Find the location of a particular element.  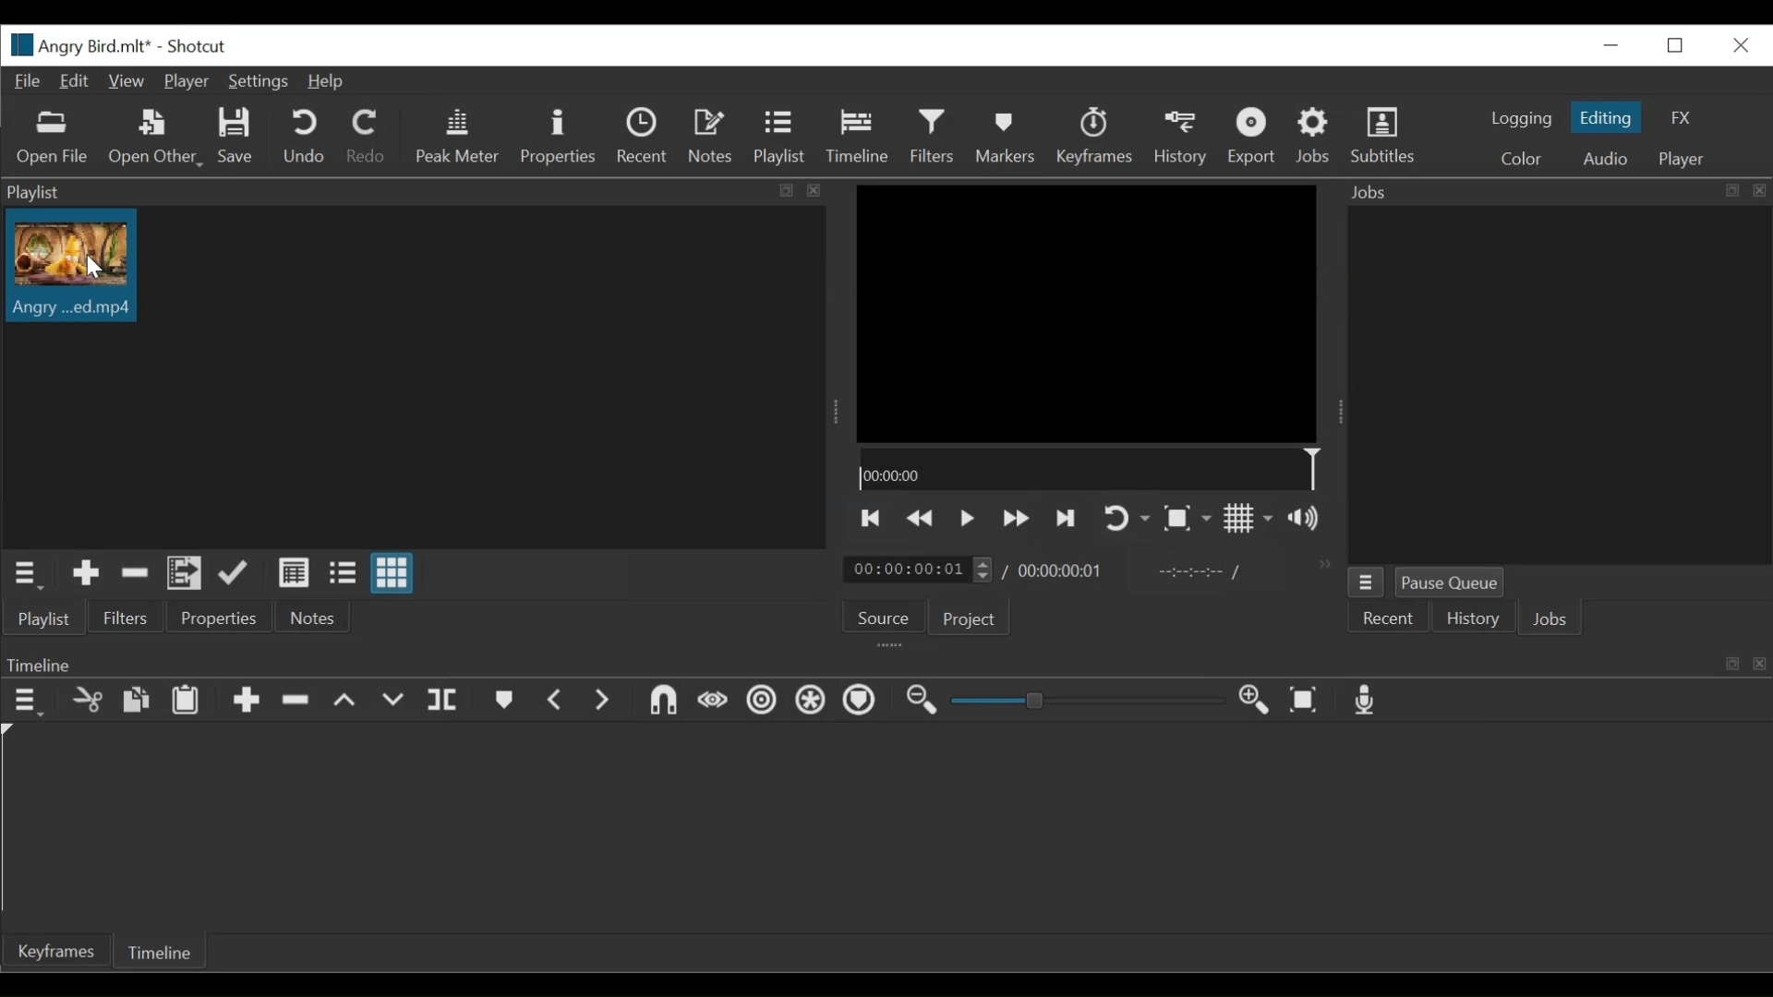

Ripple Markers is located at coordinates (863, 703).